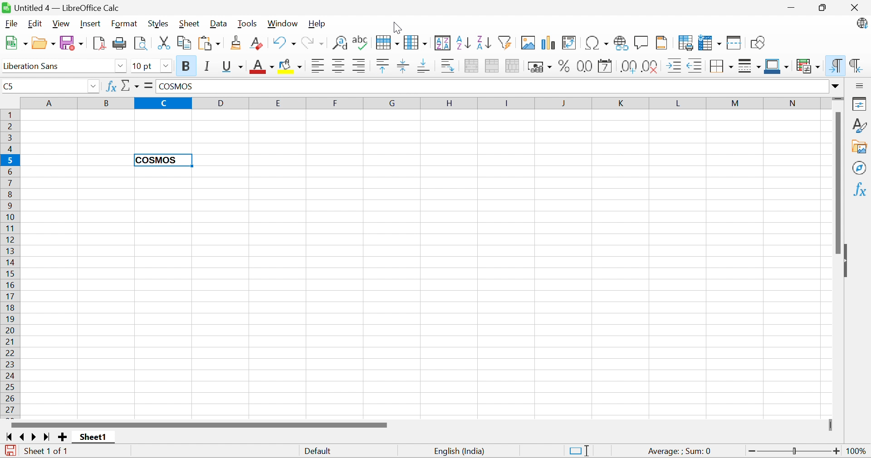 The width and height of the screenshot is (871, 458). I want to click on Align Right, so click(361, 66).